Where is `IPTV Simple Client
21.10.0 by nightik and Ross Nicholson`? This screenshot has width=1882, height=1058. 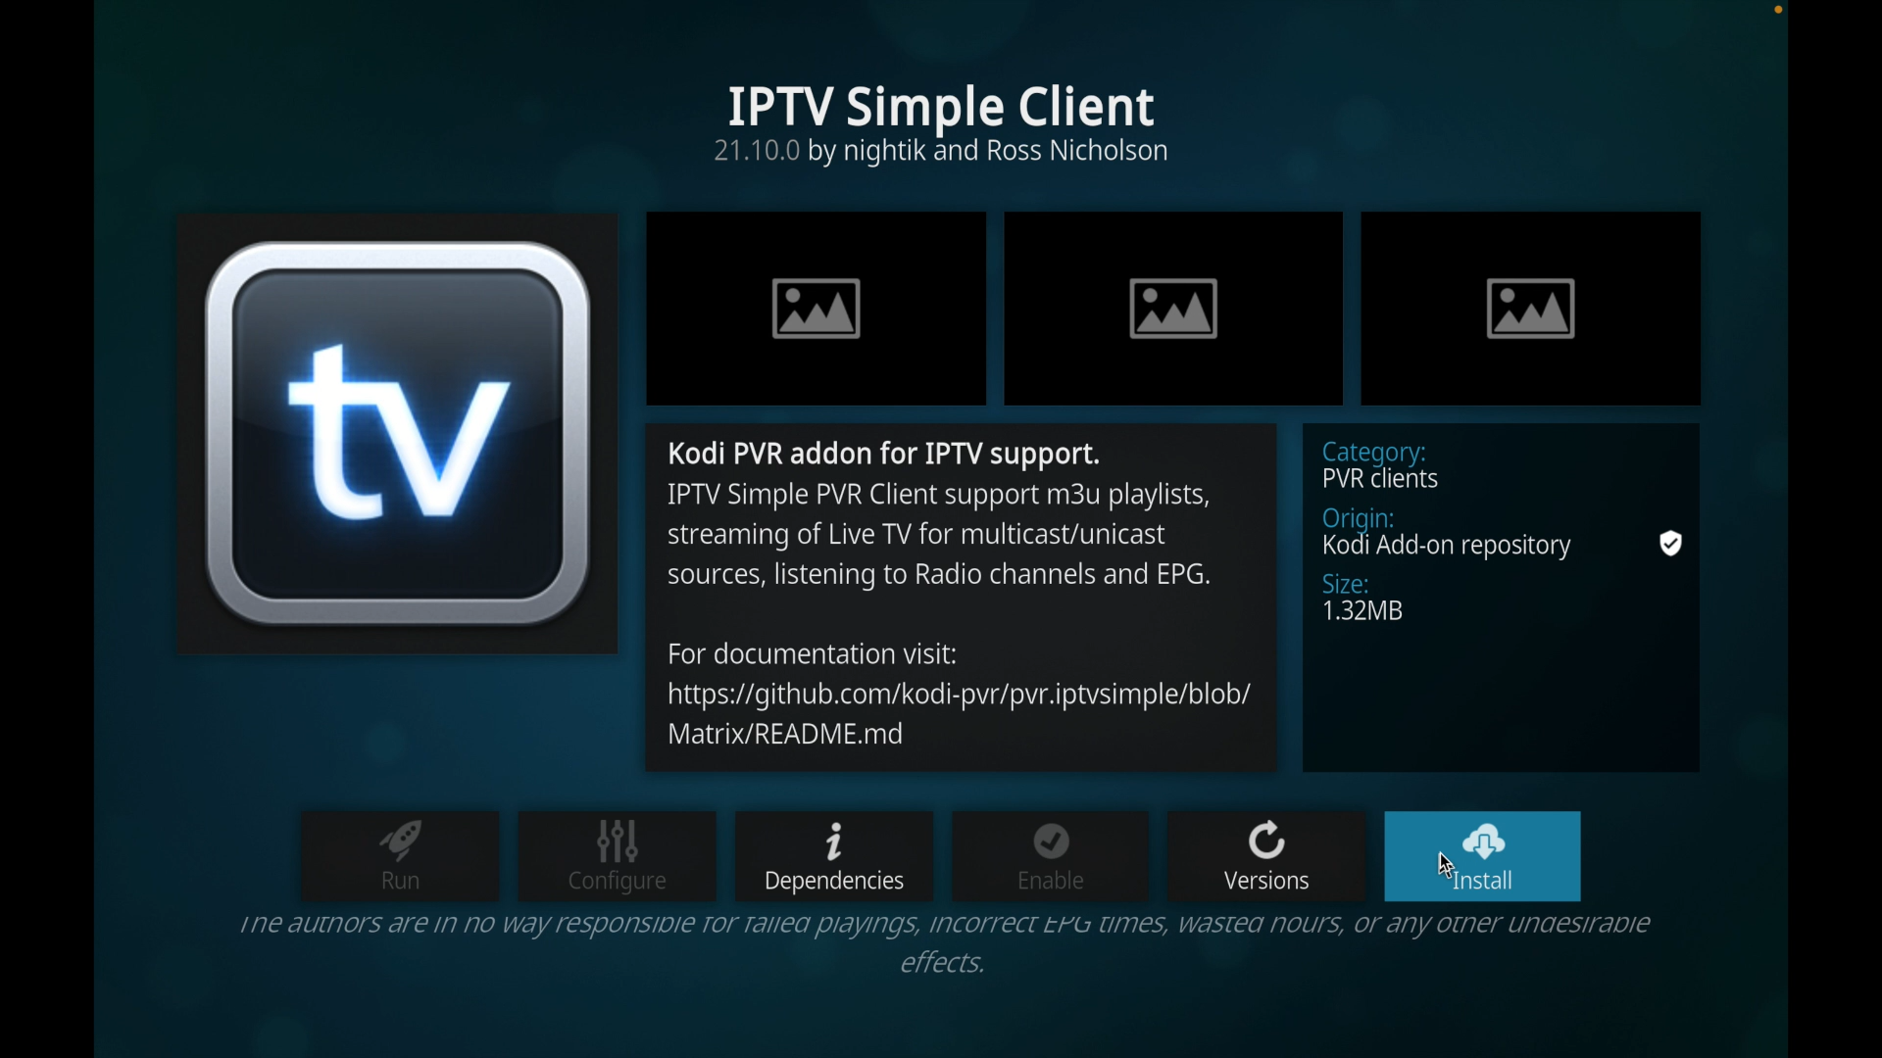 IPTV Simple Client
21.10.0 by nightik and Ross Nicholson is located at coordinates (956, 121).